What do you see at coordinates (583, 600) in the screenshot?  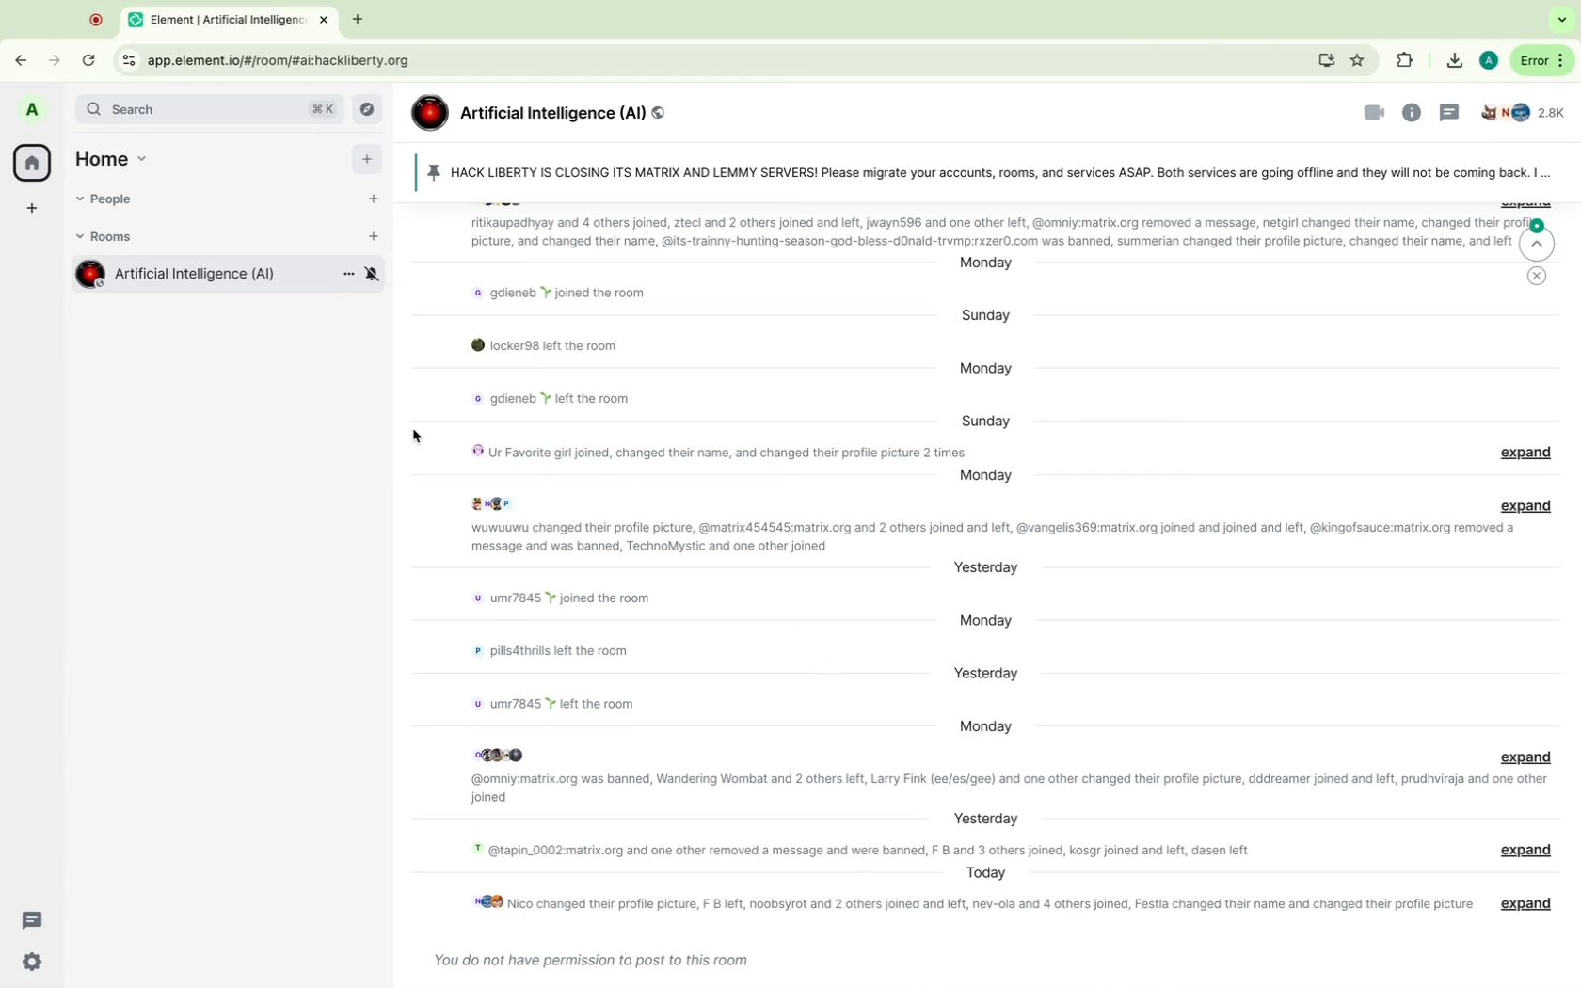 I see `message` at bounding box center [583, 600].